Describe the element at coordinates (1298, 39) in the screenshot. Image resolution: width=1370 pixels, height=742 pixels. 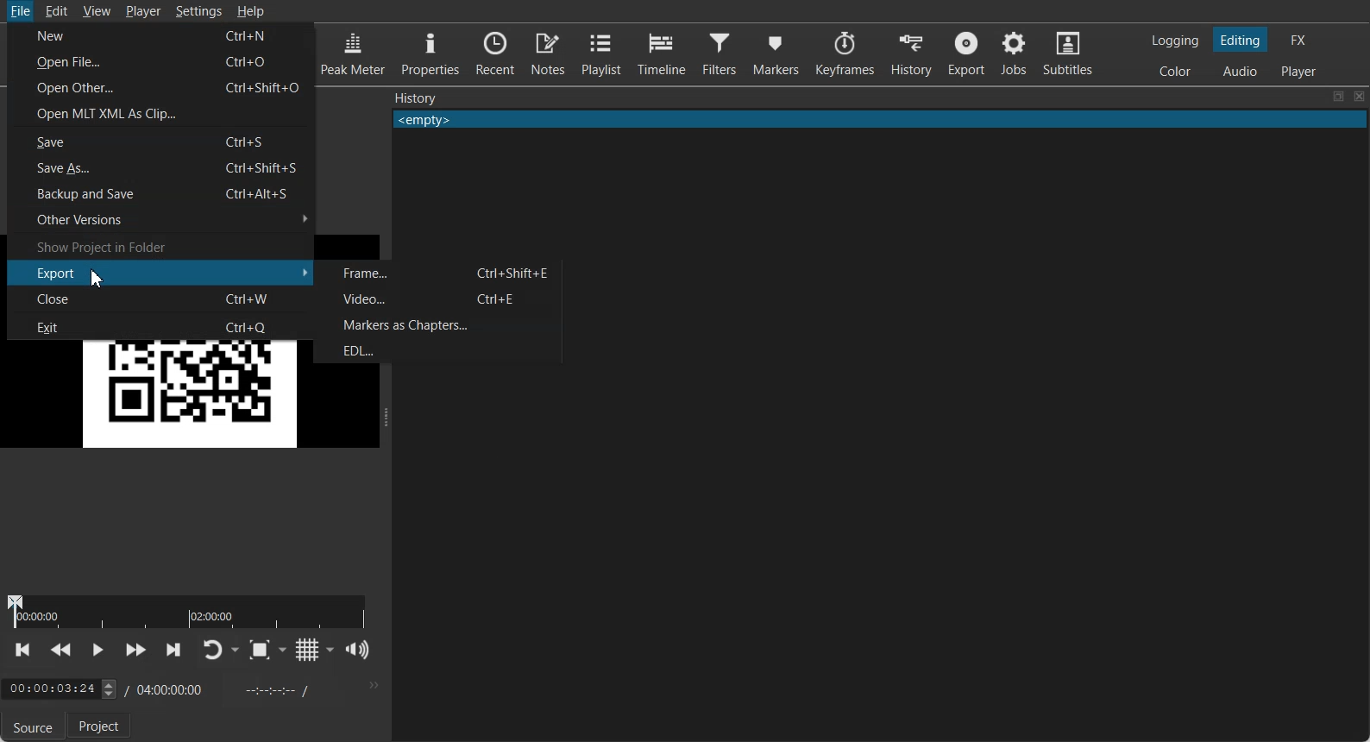
I see `Switching to the Effect Layout` at that location.